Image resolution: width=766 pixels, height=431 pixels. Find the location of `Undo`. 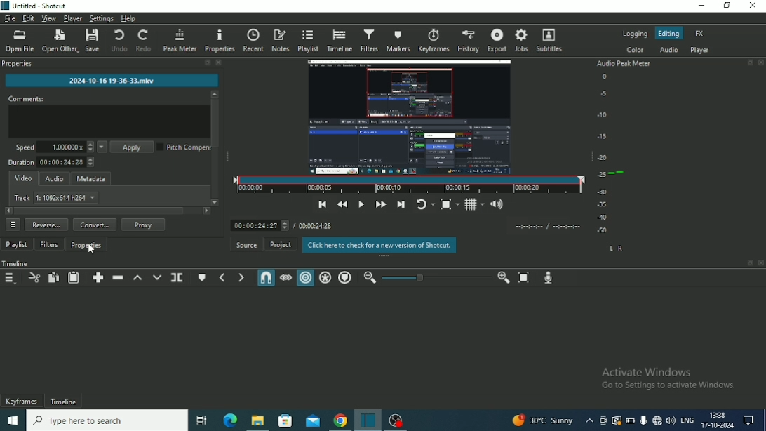

Undo is located at coordinates (119, 40).